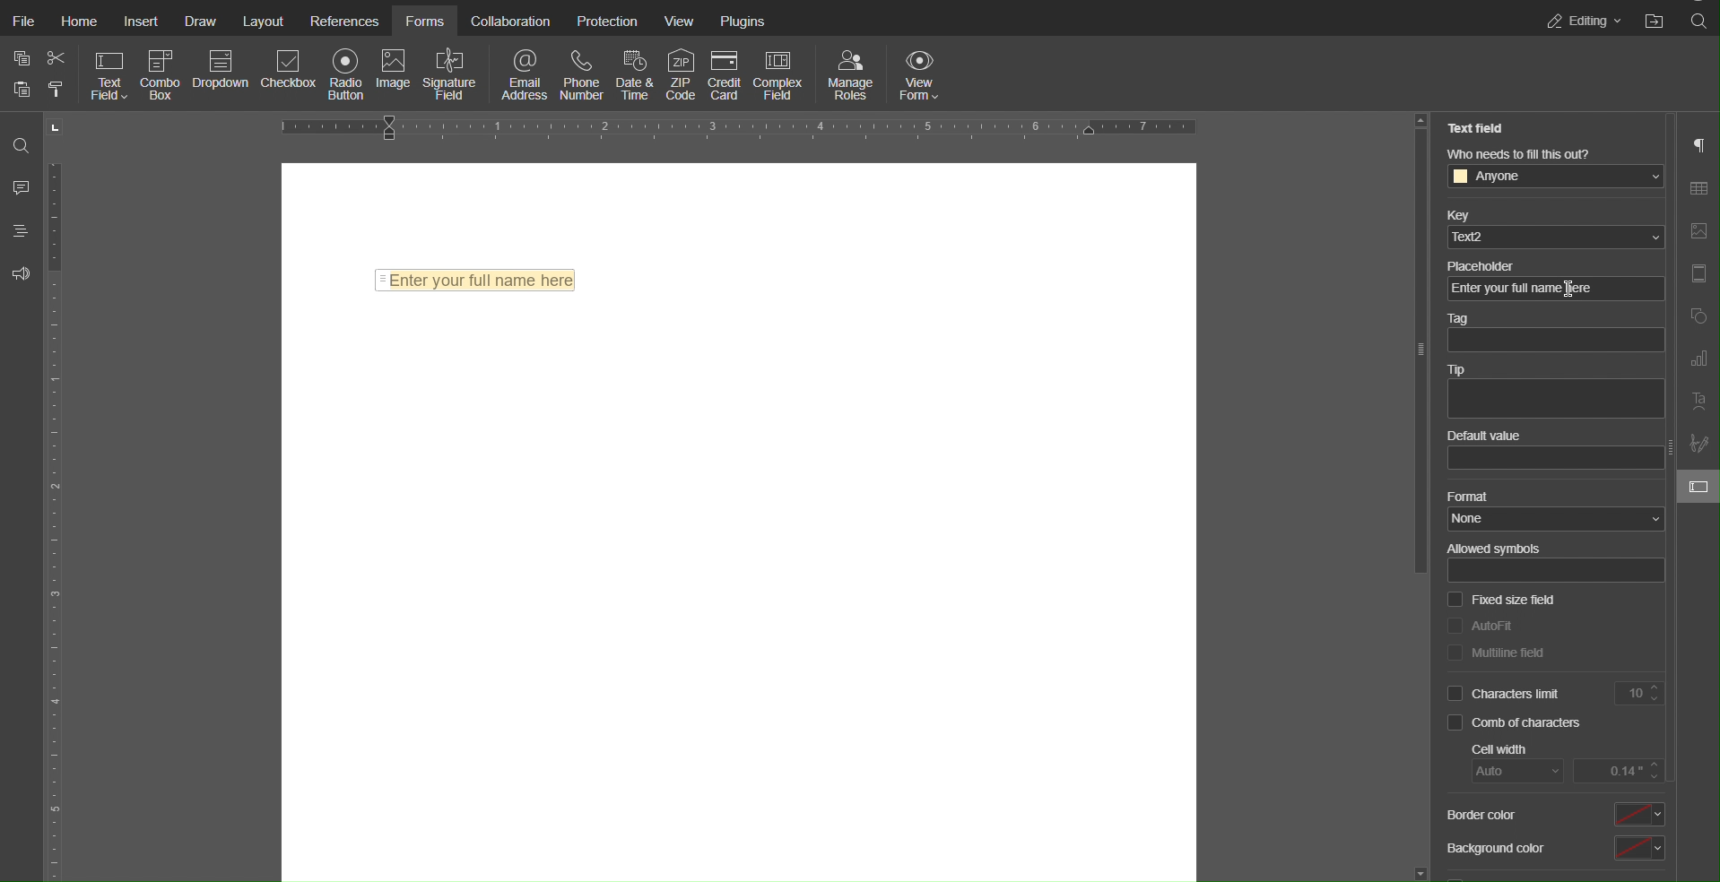 This screenshot has height=882, width=1720. Describe the element at coordinates (1555, 815) in the screenshot. I see `Border color` at that location.